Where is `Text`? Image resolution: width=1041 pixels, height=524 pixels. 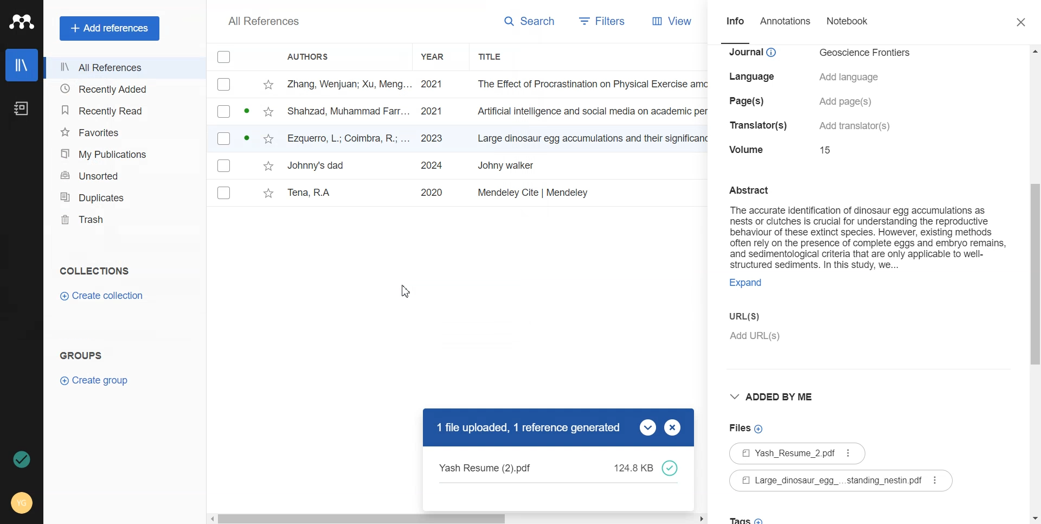 Text is located at coordinates (86, 354).